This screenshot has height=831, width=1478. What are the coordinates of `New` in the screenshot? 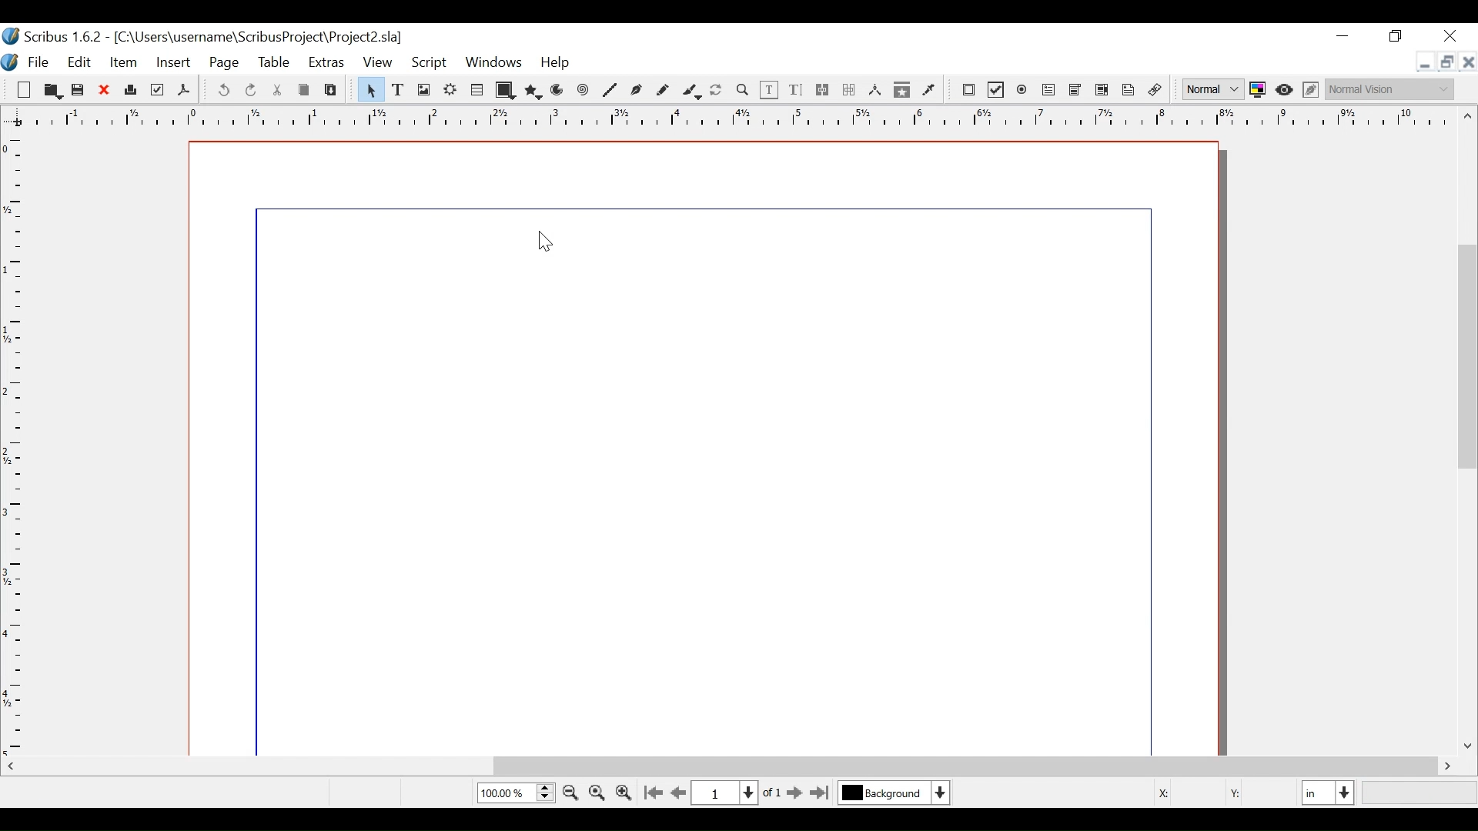 It's located at (24, 92).